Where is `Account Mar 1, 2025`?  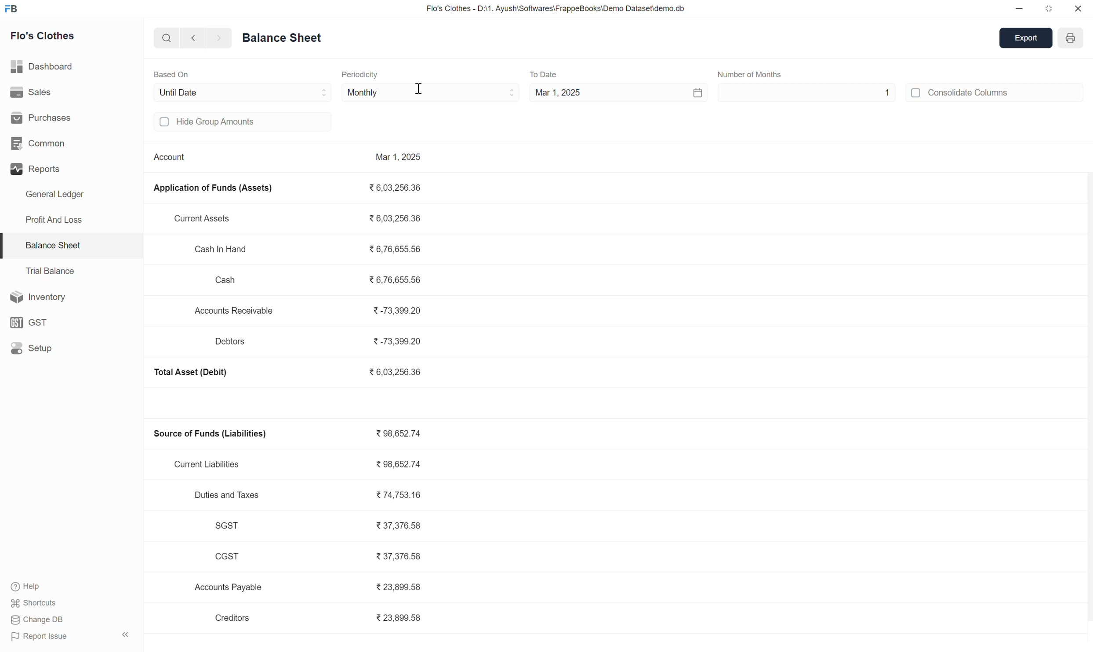 Account Mar 1, 2025 is located at coordinates (289, 159).